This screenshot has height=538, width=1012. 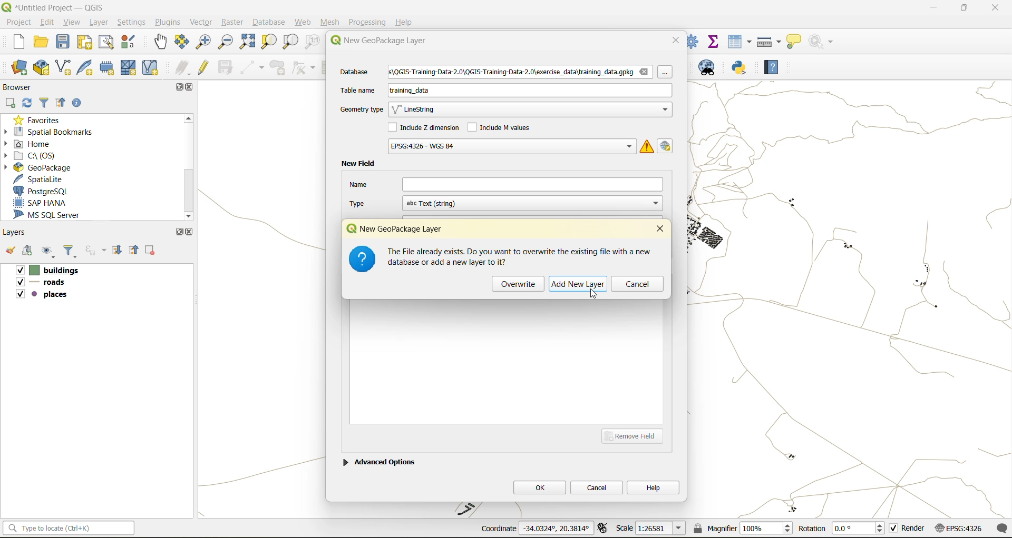 What do you see at coordinates (358, 164) in the screenshot?
I see `new field` at bounding box center [358, 164].